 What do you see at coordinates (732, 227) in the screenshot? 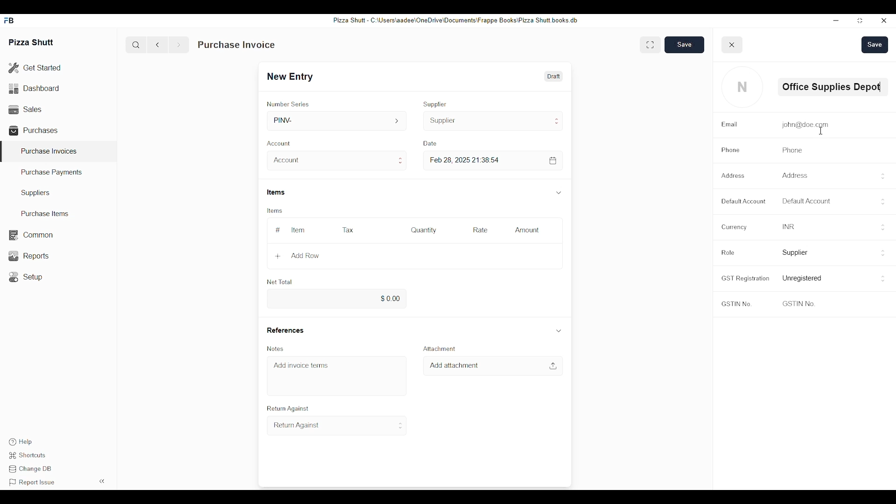
I see `Currency` at bounding box center [732, 227].